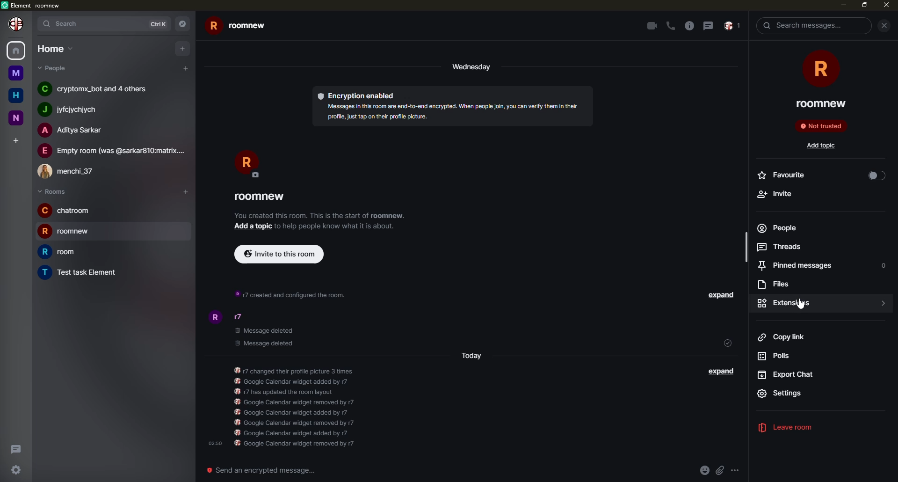 The height and width of the screenshot is (482, 898). I want to click on people, so click(53, 68).